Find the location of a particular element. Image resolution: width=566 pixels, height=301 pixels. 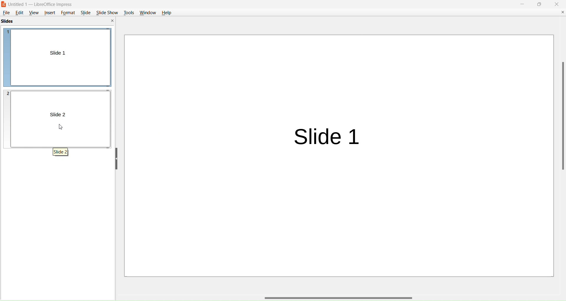

file is located at coordinates (7, 12).